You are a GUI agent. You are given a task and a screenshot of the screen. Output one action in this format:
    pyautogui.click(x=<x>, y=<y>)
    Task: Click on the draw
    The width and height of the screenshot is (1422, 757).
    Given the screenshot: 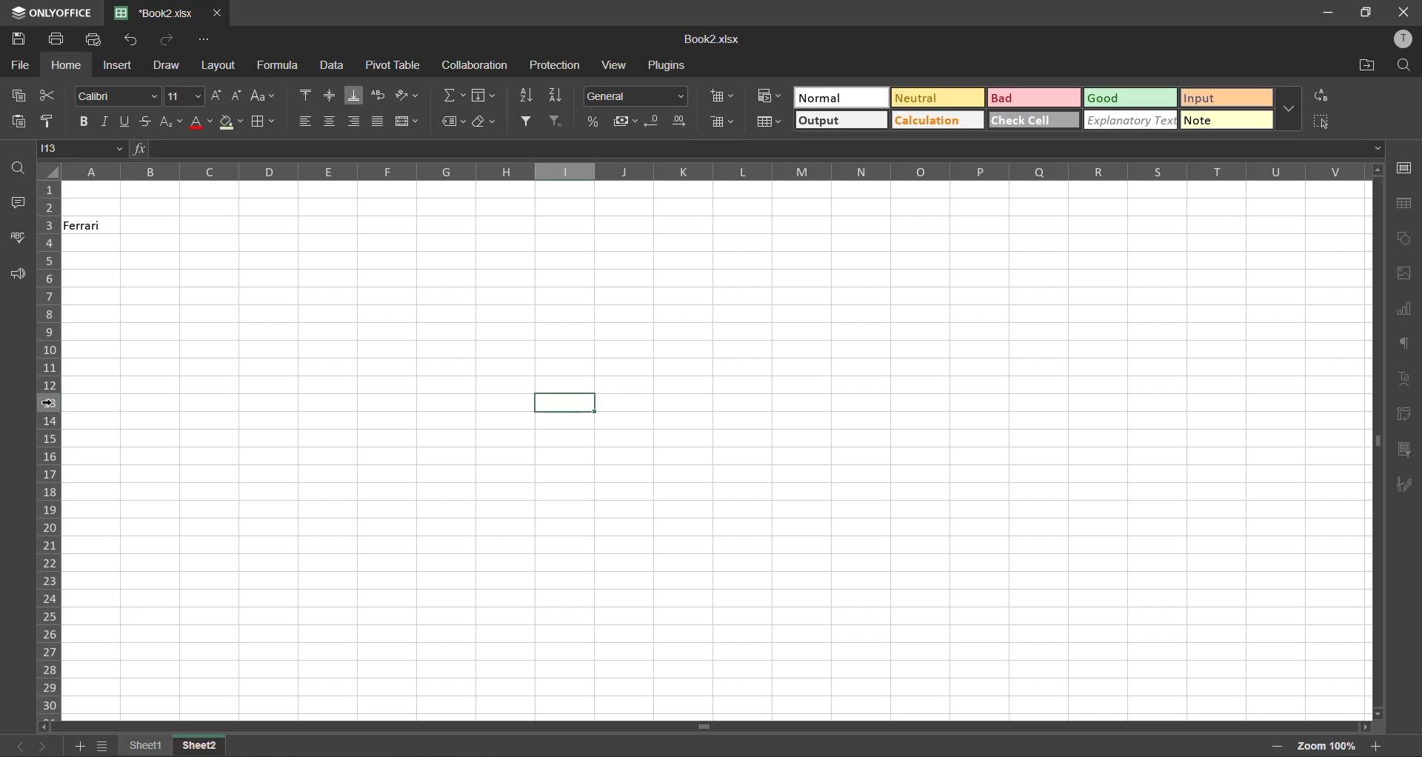 What is the action you would take?
    pyautogui.click(x=168, y=67)
    